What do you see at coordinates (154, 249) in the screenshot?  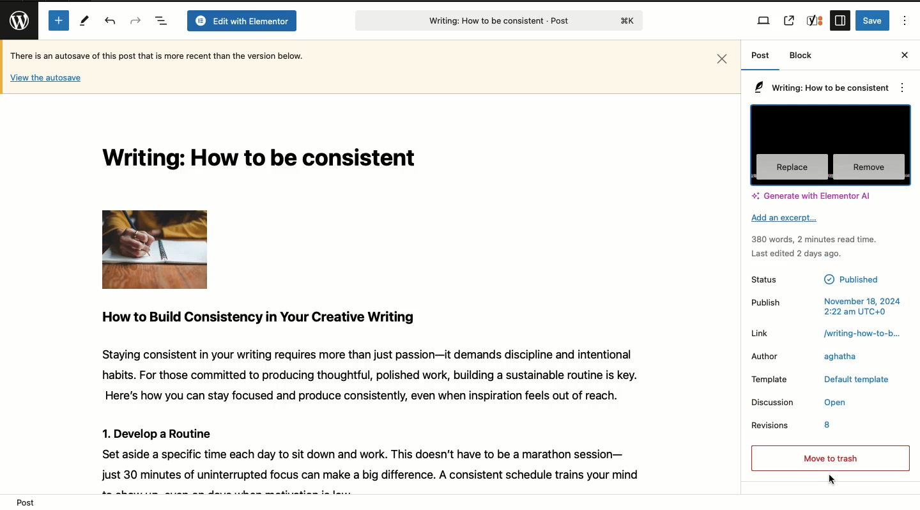 I see `Image` at bounding box center [154, 249].